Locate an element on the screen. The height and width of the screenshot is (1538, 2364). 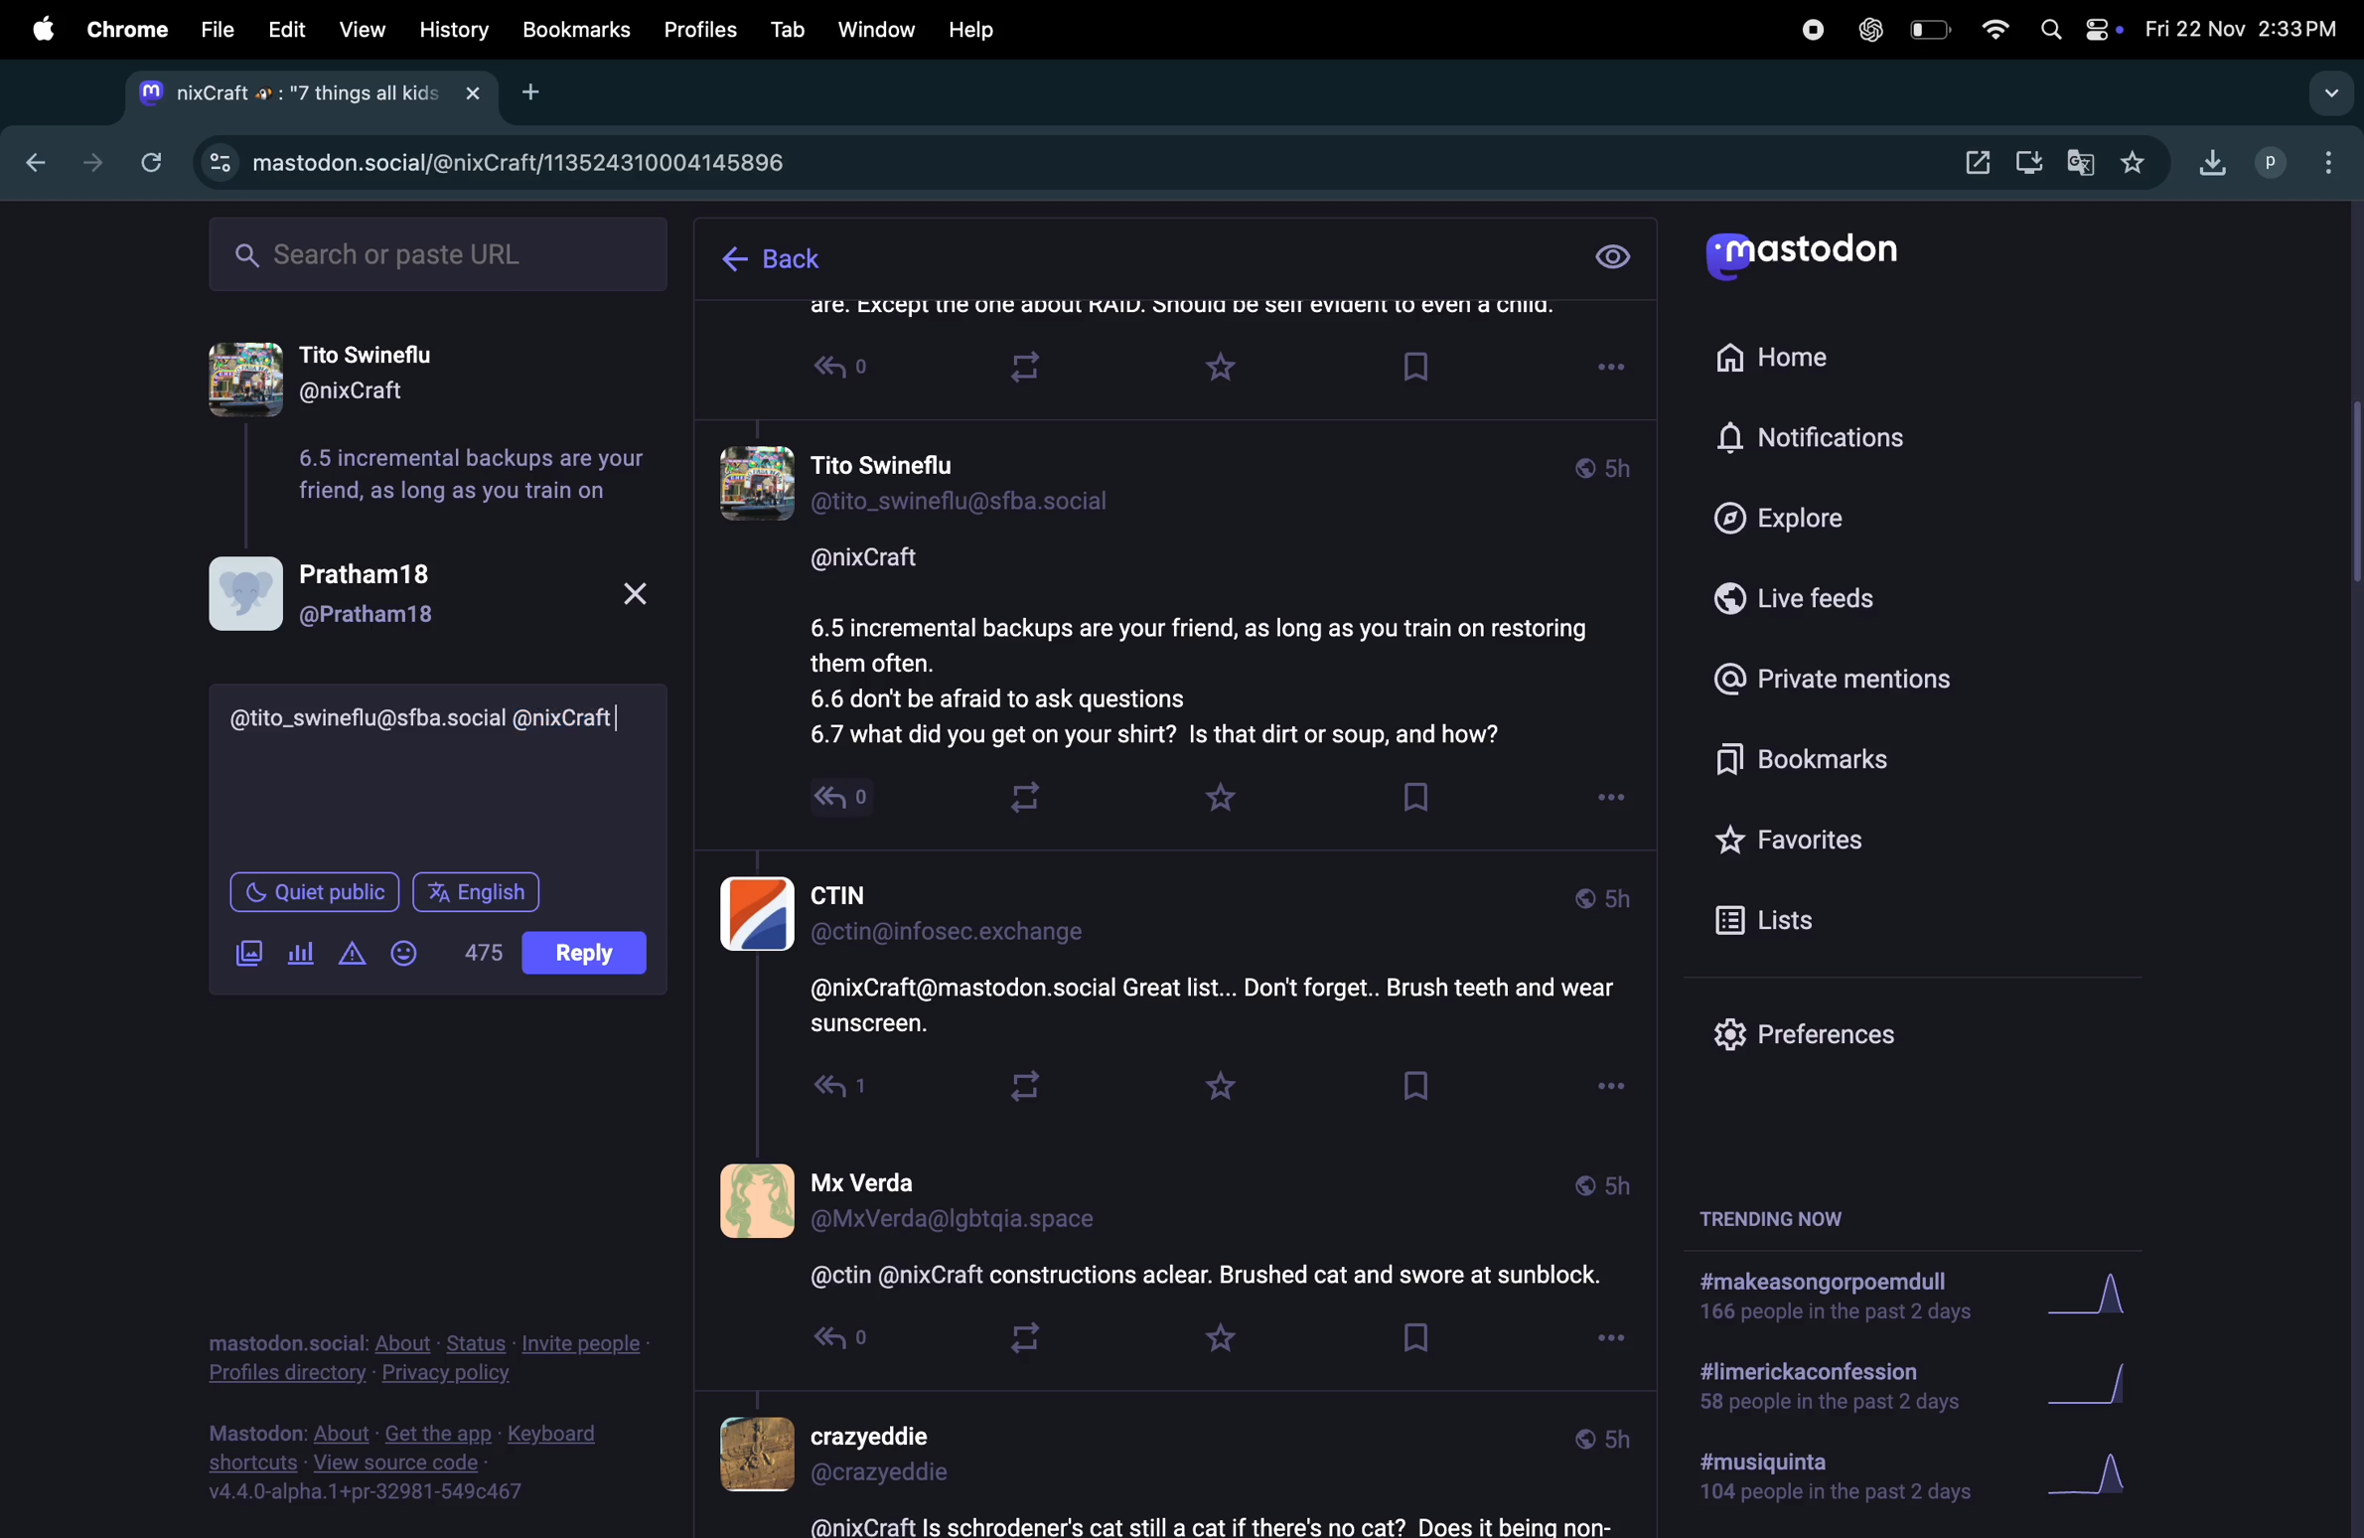
profiles is located at coordinates (696, 32).